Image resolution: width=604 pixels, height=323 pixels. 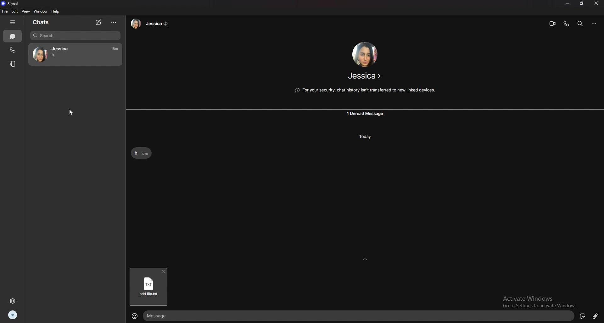 I want to click on signal, so click(x=11, y=3).